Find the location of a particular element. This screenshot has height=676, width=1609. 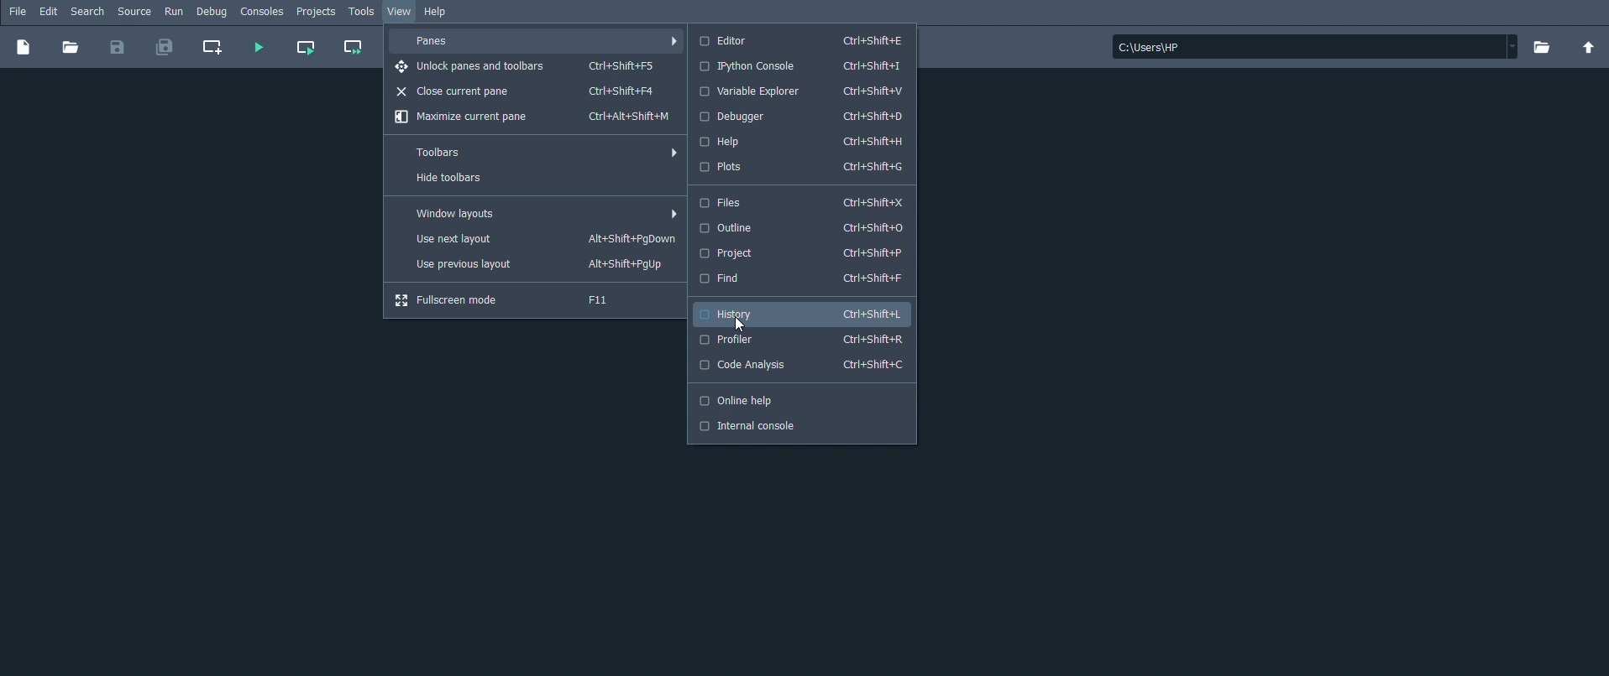

Tools is located at coordinates (363, 13).